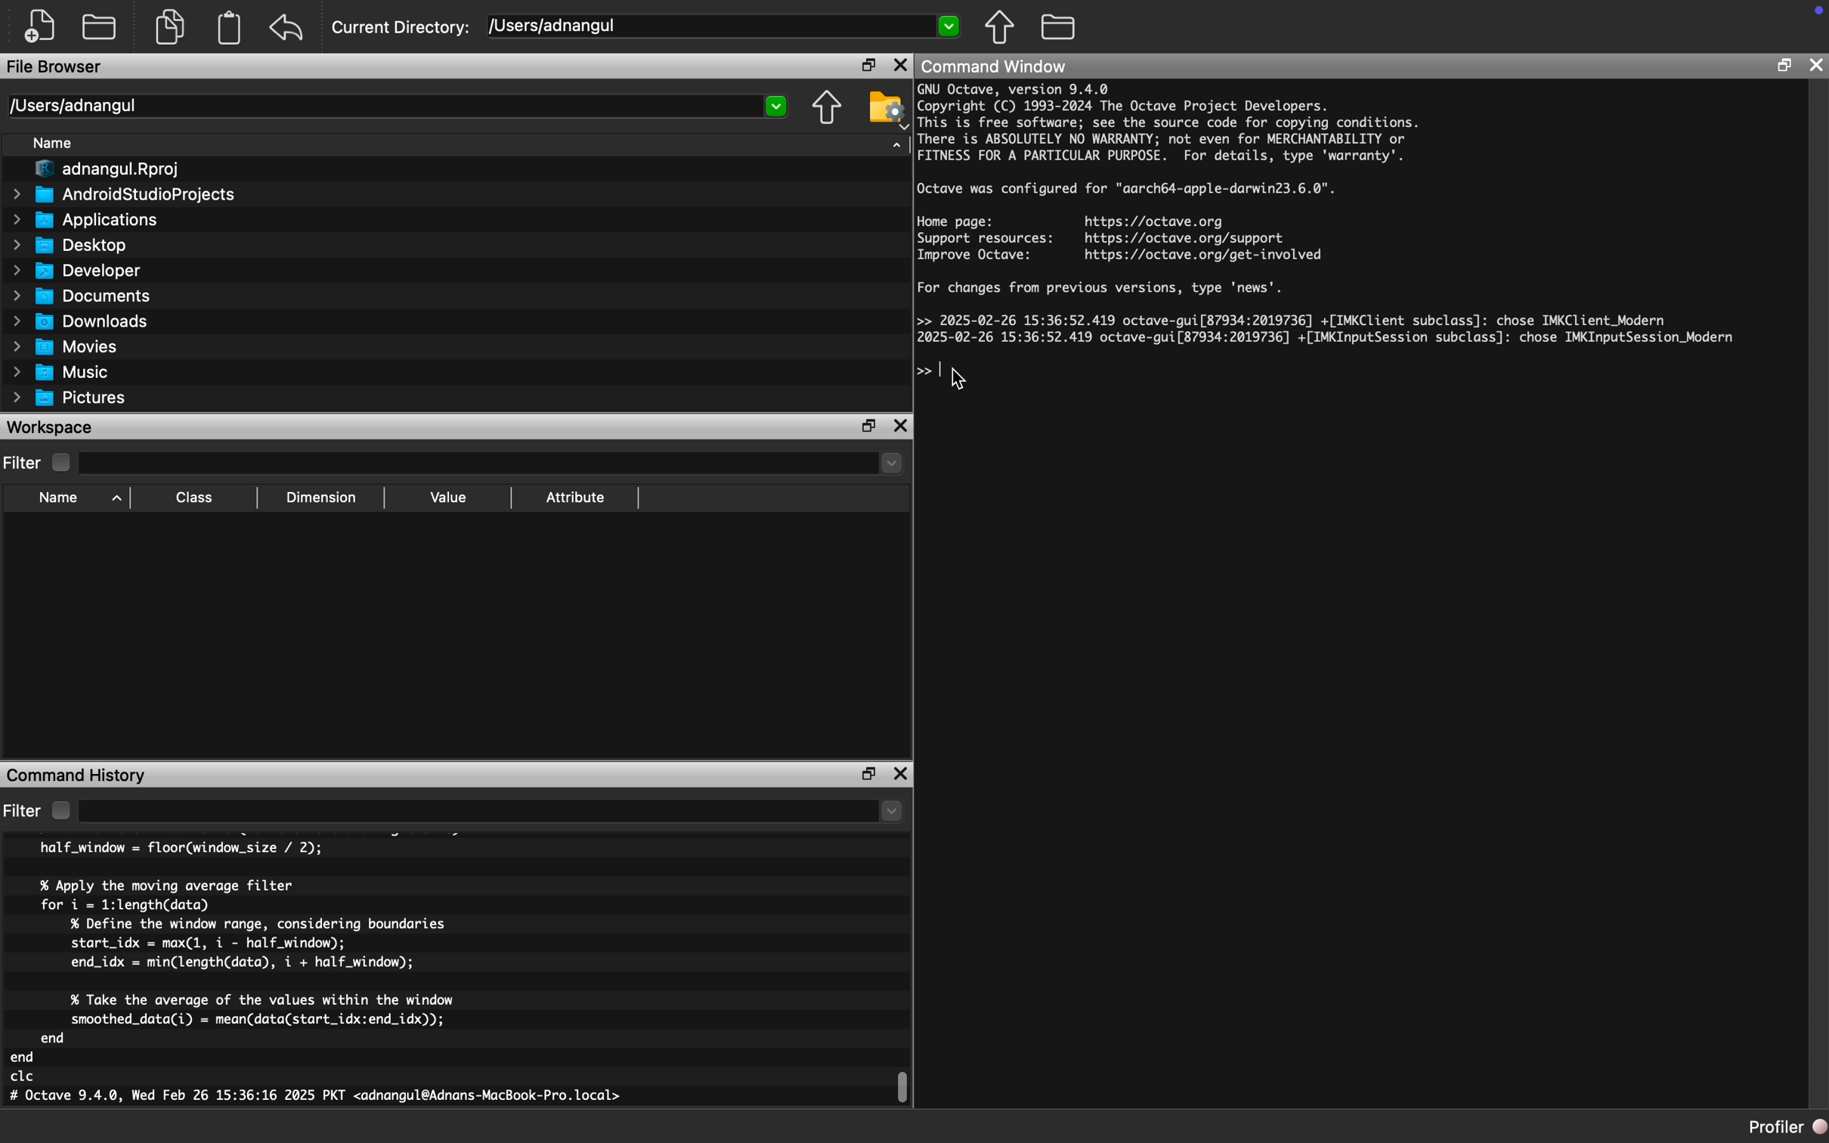 This screenshot has width=1829, height=1143. I want to click on Dimension, so click(322, 498).